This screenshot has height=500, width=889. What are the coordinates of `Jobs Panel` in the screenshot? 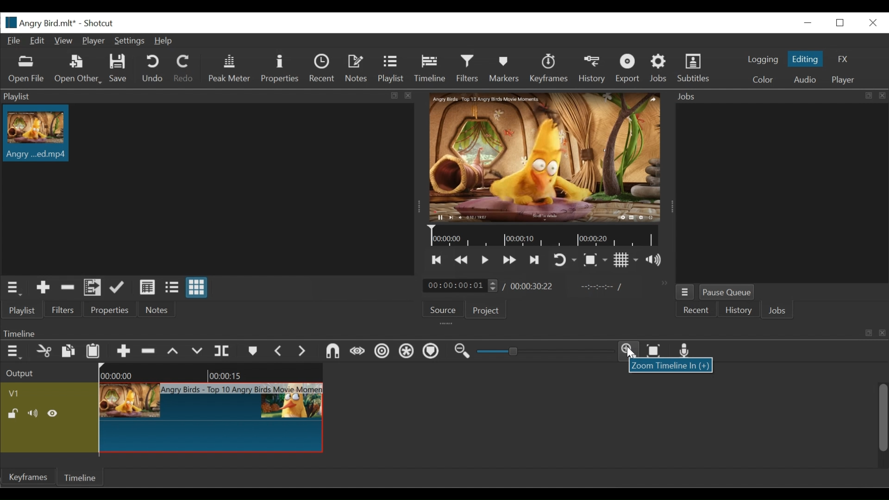 It's located at (780, 96).